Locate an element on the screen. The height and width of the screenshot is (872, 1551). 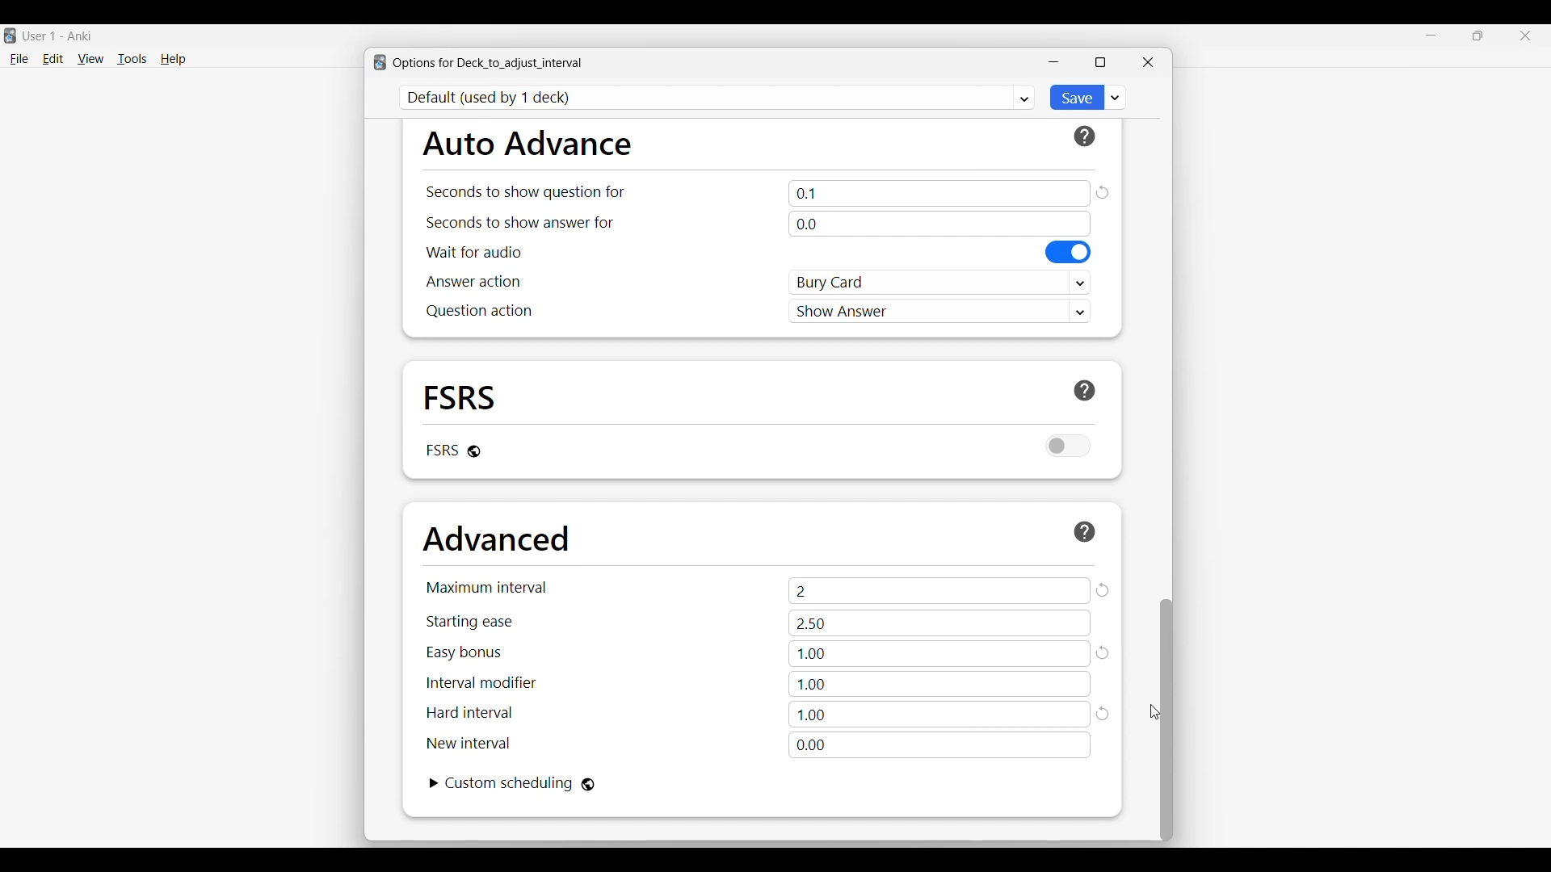
2.50 is located at coordinates (939, 623).